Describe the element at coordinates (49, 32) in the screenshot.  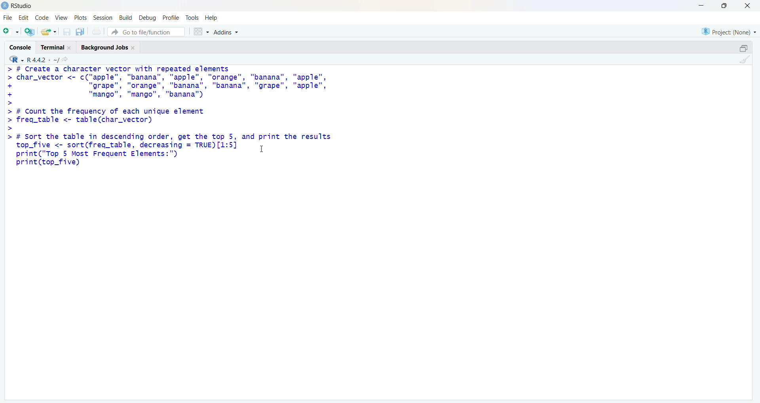
I see `Open an existing file (Ctrl + O)` at that location.